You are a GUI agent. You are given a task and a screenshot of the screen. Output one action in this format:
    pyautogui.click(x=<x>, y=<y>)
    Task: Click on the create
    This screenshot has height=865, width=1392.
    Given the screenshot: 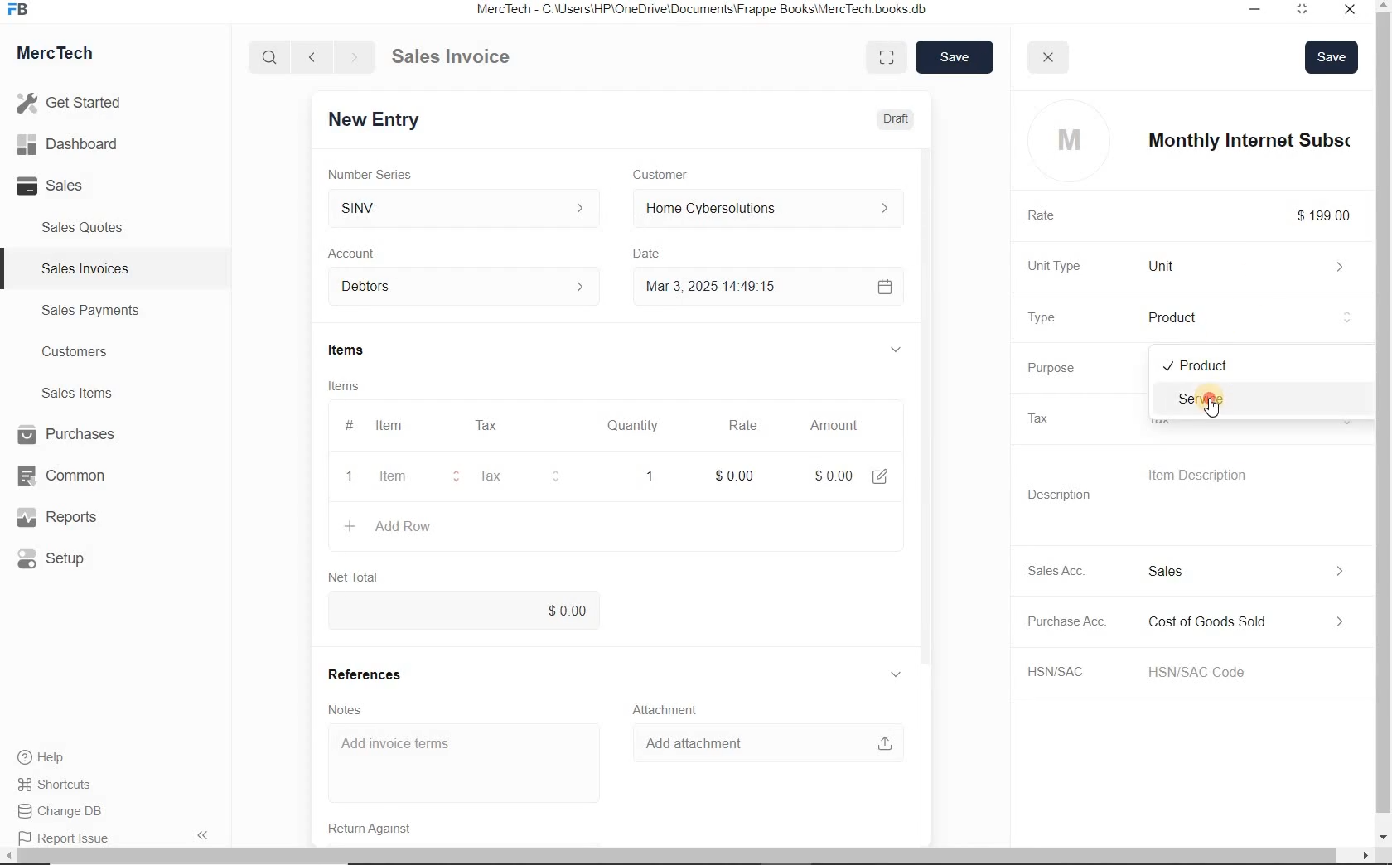 What is the action you would take?
    pyautogui.click(x=352, y=526)
    